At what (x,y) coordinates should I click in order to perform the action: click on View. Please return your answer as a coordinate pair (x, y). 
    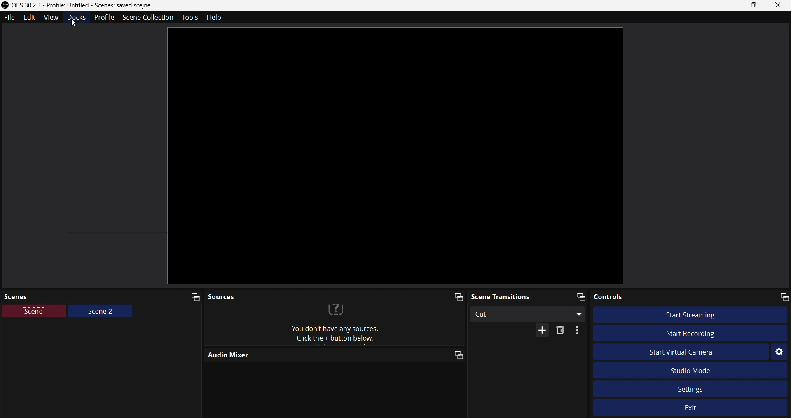
    Looking at the image, I should click on (49, 18).